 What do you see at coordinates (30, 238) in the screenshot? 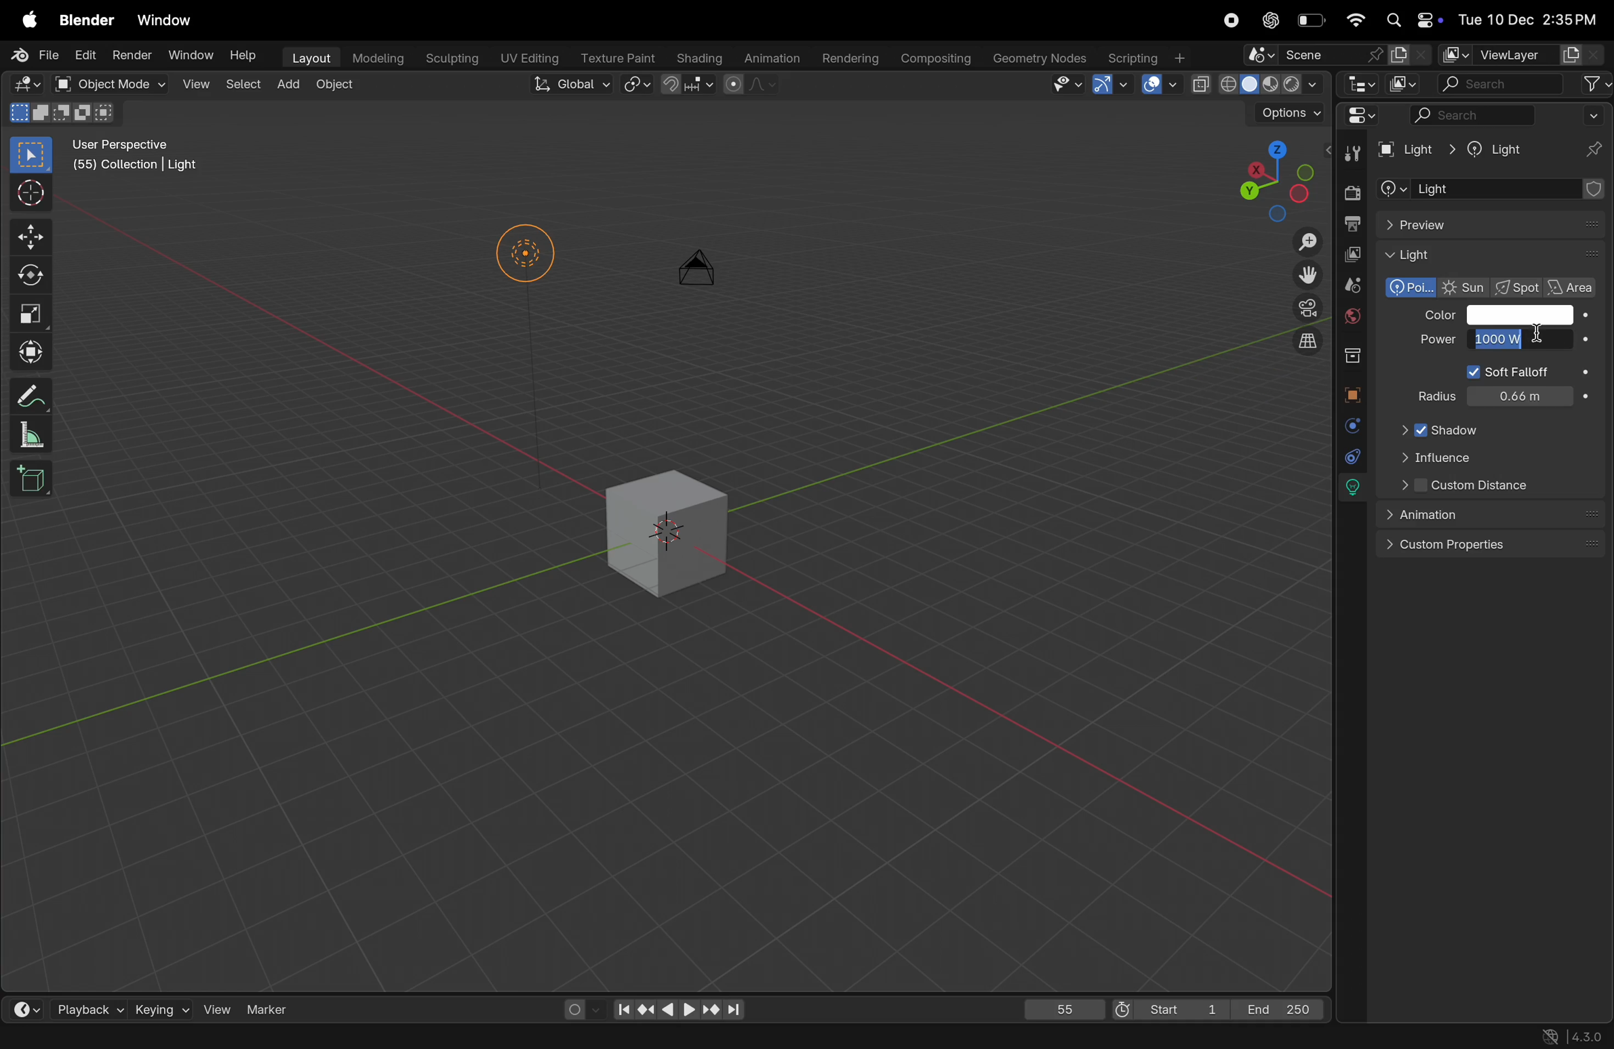
I see `move` at bounding box center [30, 238].